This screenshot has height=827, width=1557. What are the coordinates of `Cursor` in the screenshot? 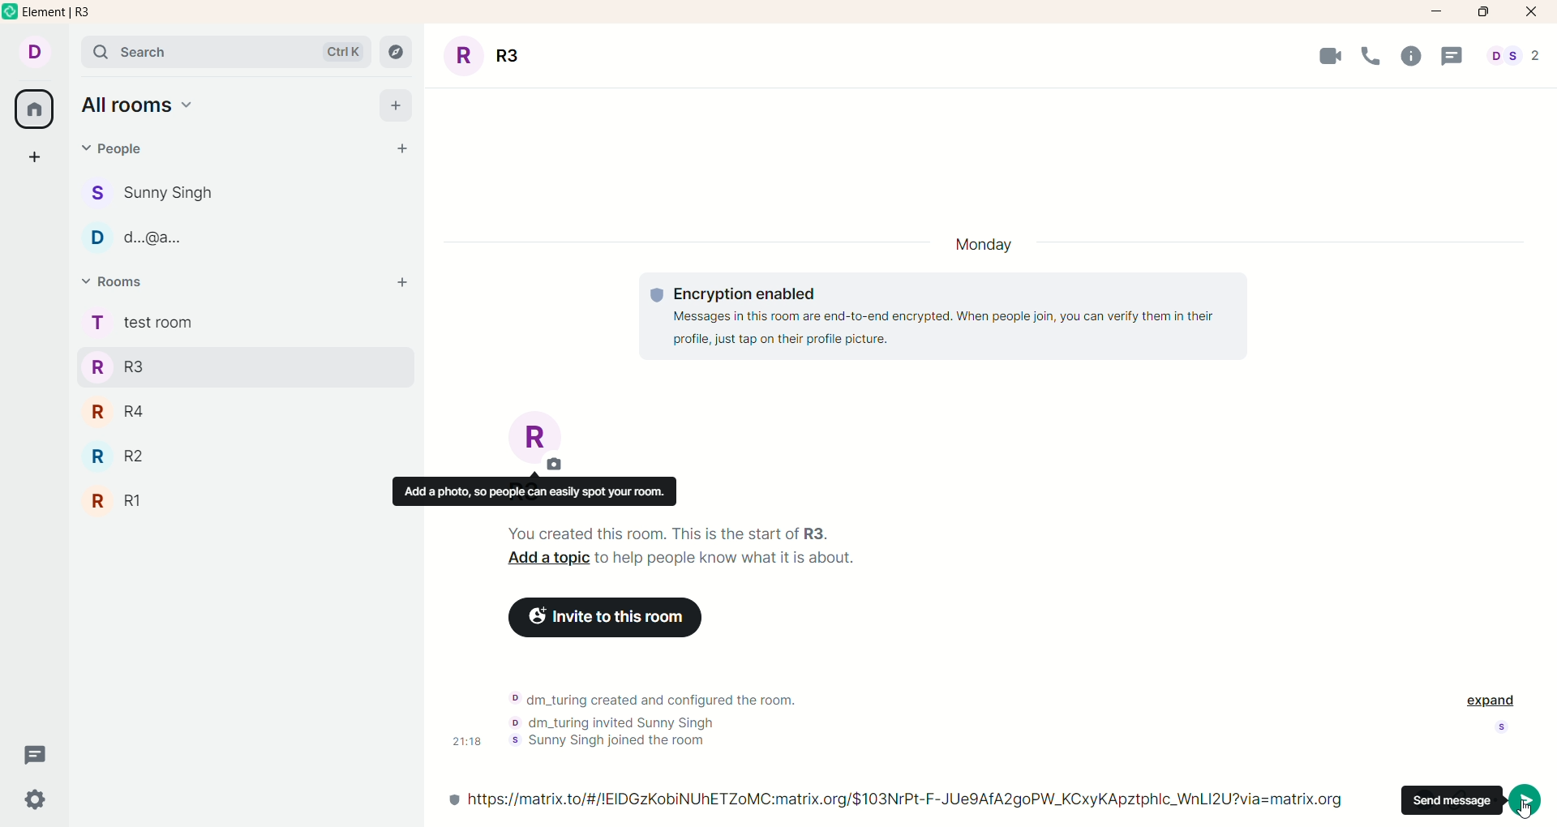 It's located at (1530, 812).